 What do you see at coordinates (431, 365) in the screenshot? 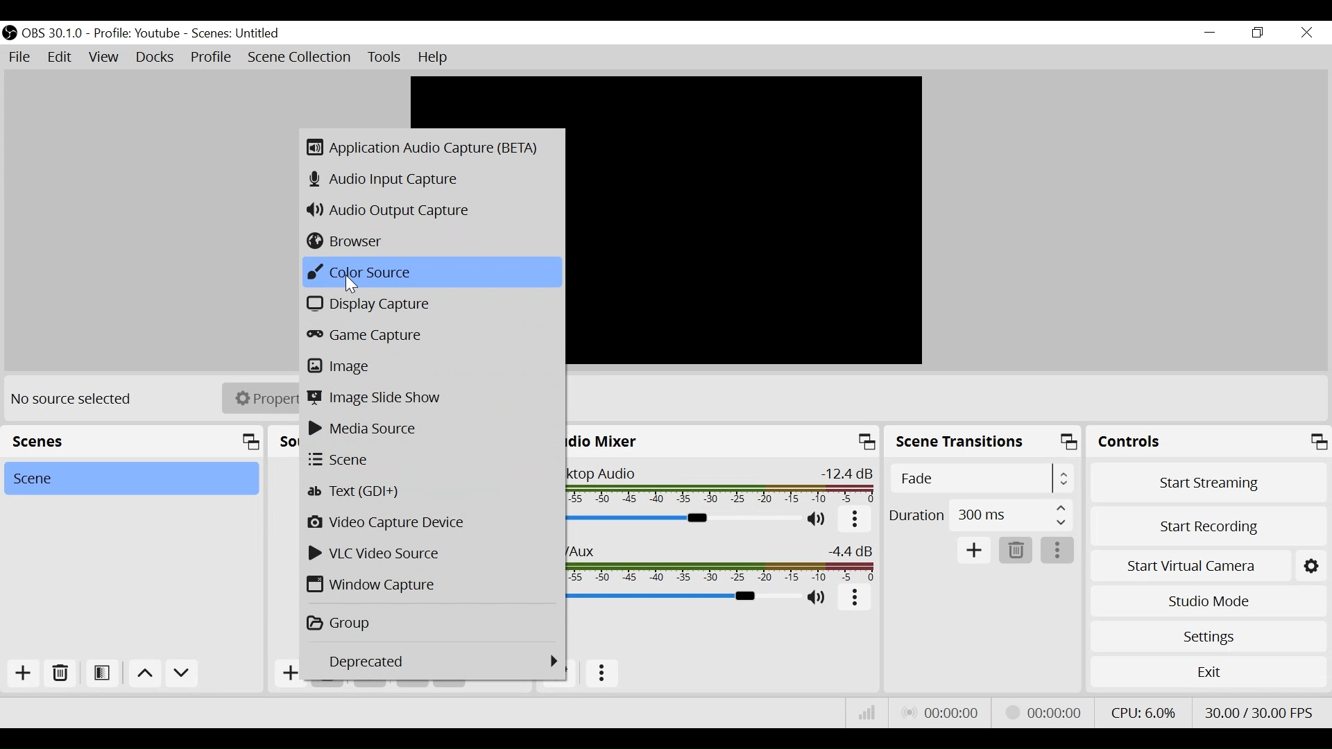
I see `Image` at bounding box center [431, 365].